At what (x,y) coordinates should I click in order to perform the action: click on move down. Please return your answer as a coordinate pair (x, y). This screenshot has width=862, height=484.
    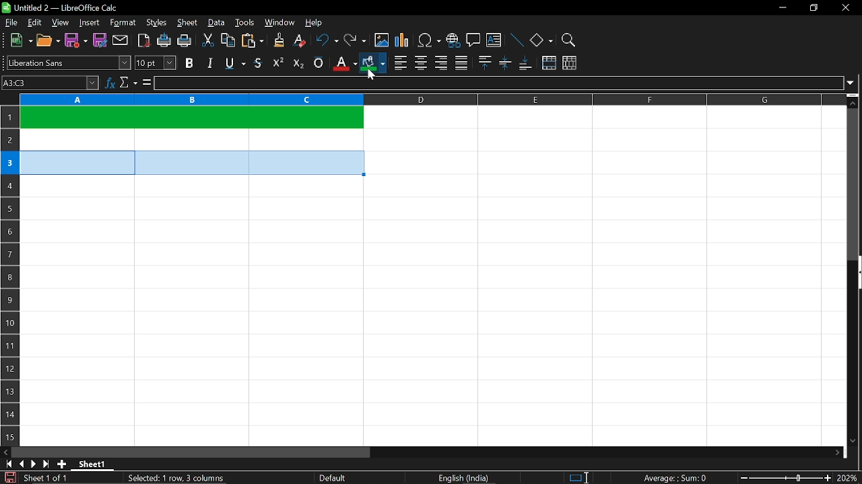
    Looking at the image, I should click on (855, 442).